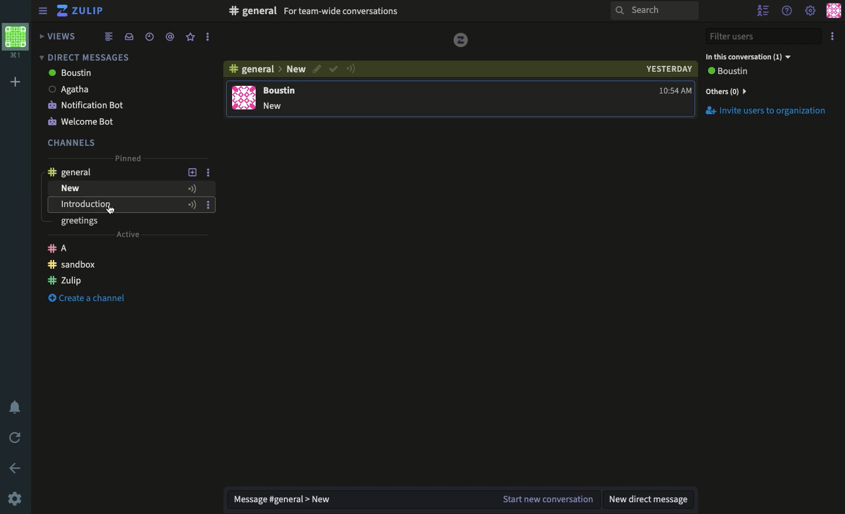 This screenshot has width=845, height=514. Describe the element at coordinates (208, 205) in the screenshot. I see `Options` at that location.